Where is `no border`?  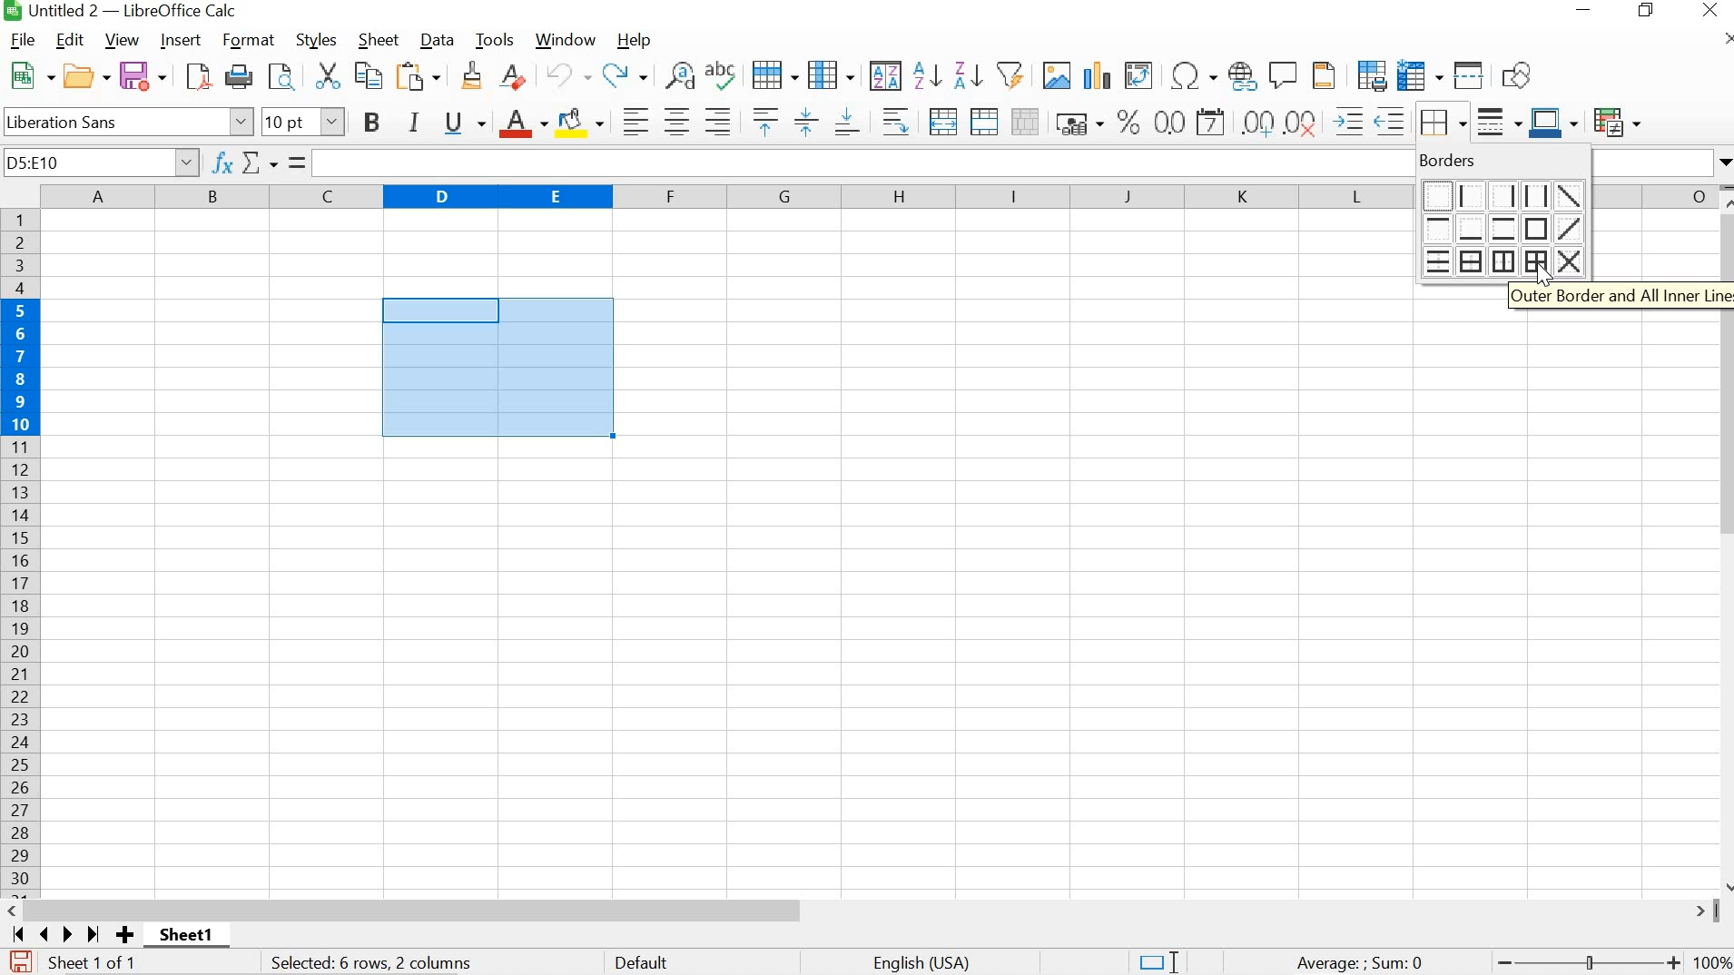 no border is located at coordinates (1435, 193).